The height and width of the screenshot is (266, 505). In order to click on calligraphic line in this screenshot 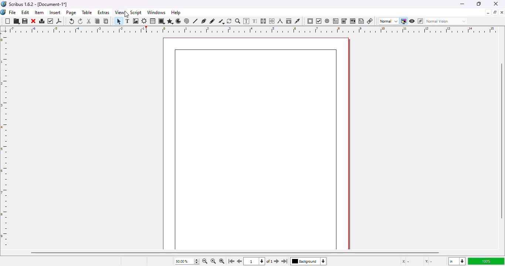, I will do `click(221, 21)`.